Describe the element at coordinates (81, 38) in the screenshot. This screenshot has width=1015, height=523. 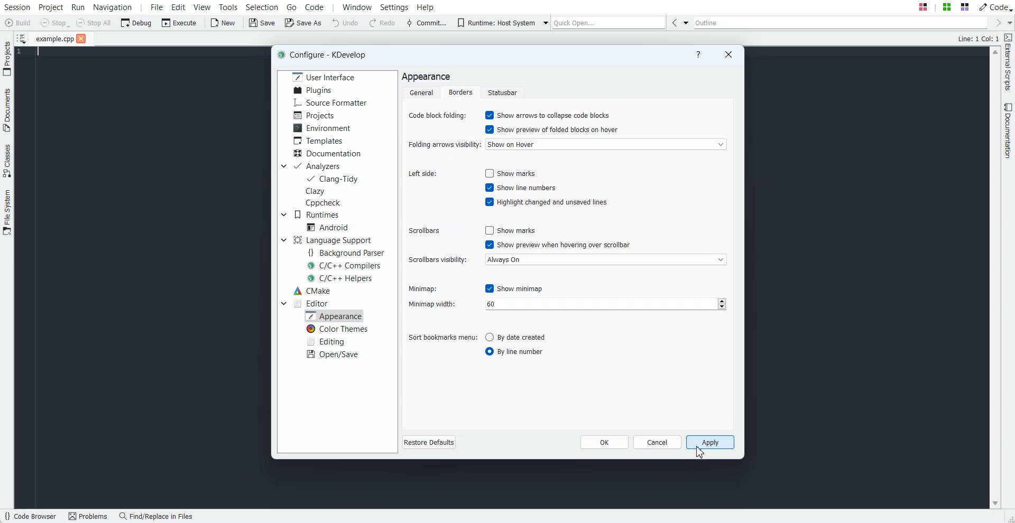
I see `Close` at that location.